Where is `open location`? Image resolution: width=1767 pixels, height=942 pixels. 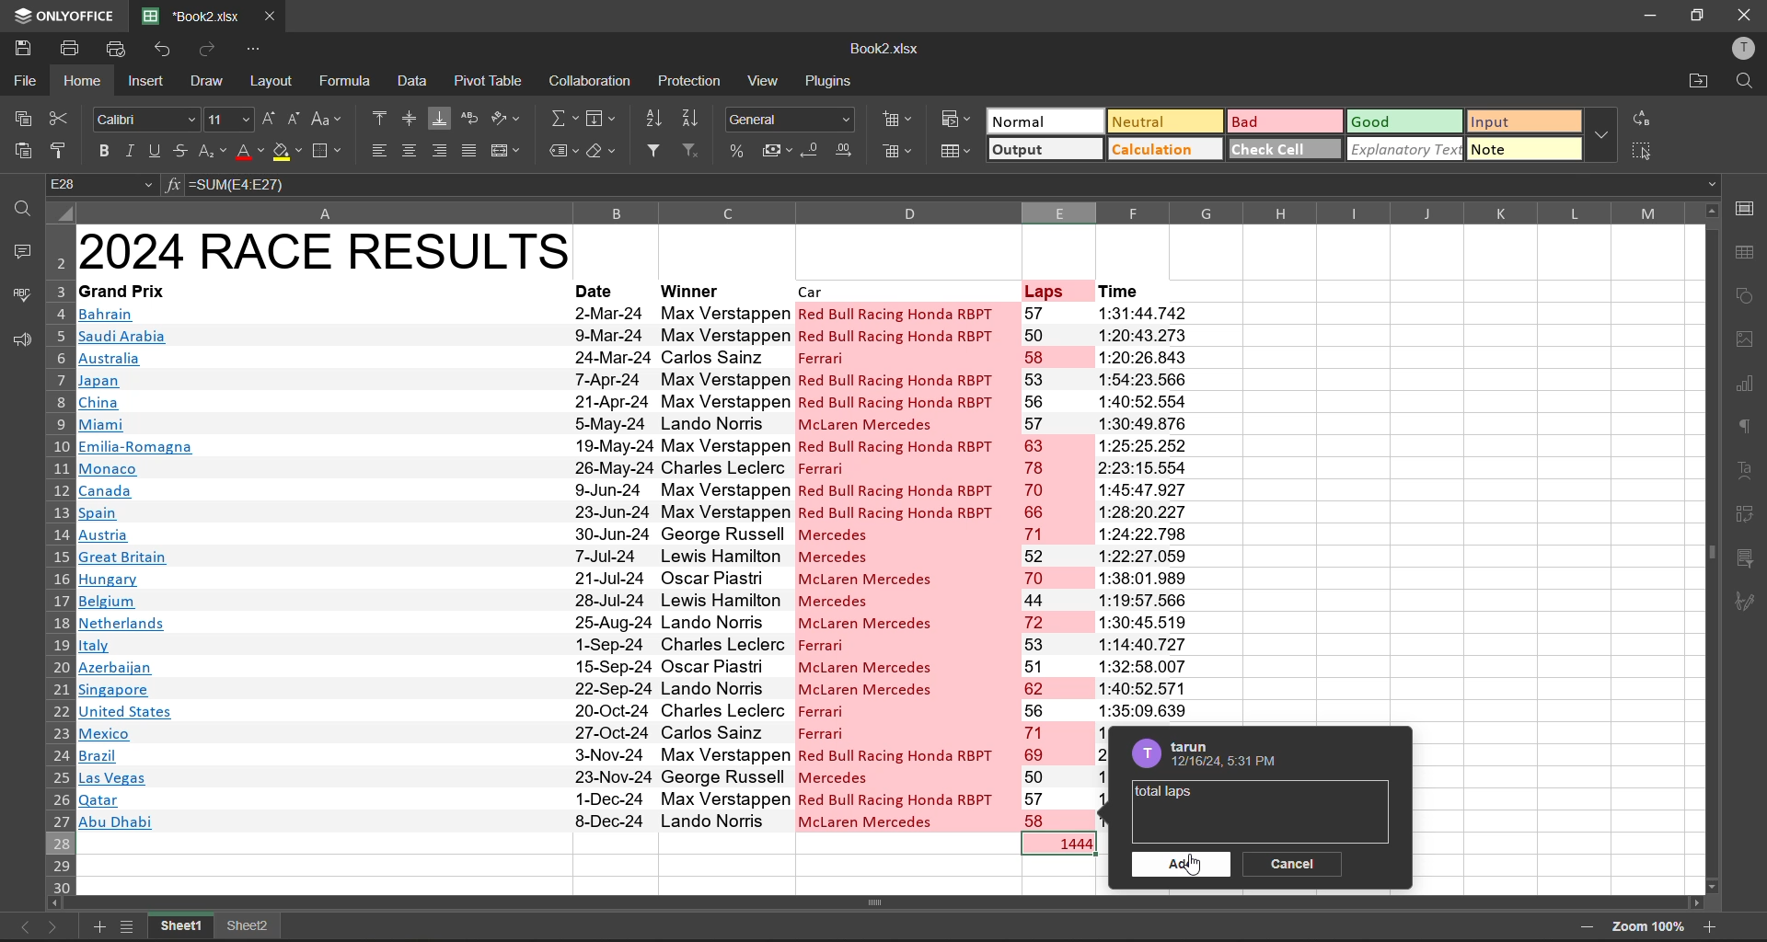 open location is located at coordinates (1700, 81).